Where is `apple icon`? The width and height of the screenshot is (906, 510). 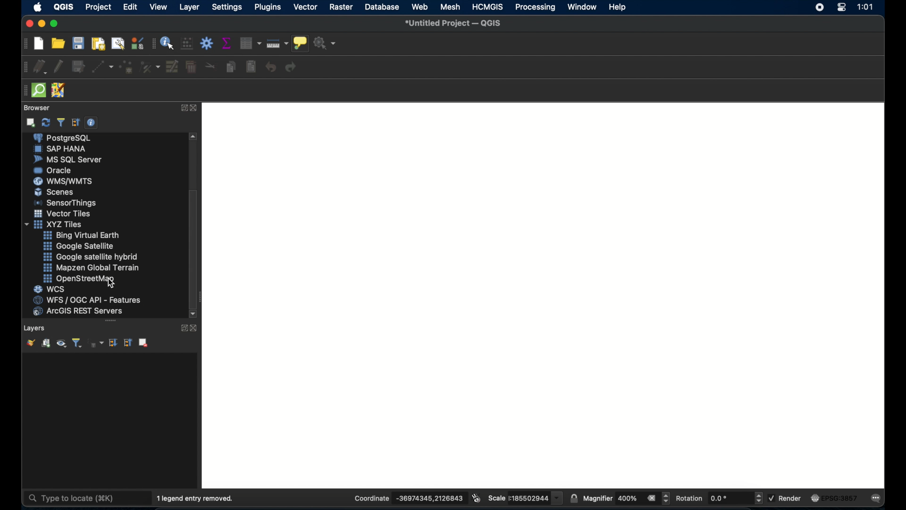 apple icon is located at coordinates (37, 7).